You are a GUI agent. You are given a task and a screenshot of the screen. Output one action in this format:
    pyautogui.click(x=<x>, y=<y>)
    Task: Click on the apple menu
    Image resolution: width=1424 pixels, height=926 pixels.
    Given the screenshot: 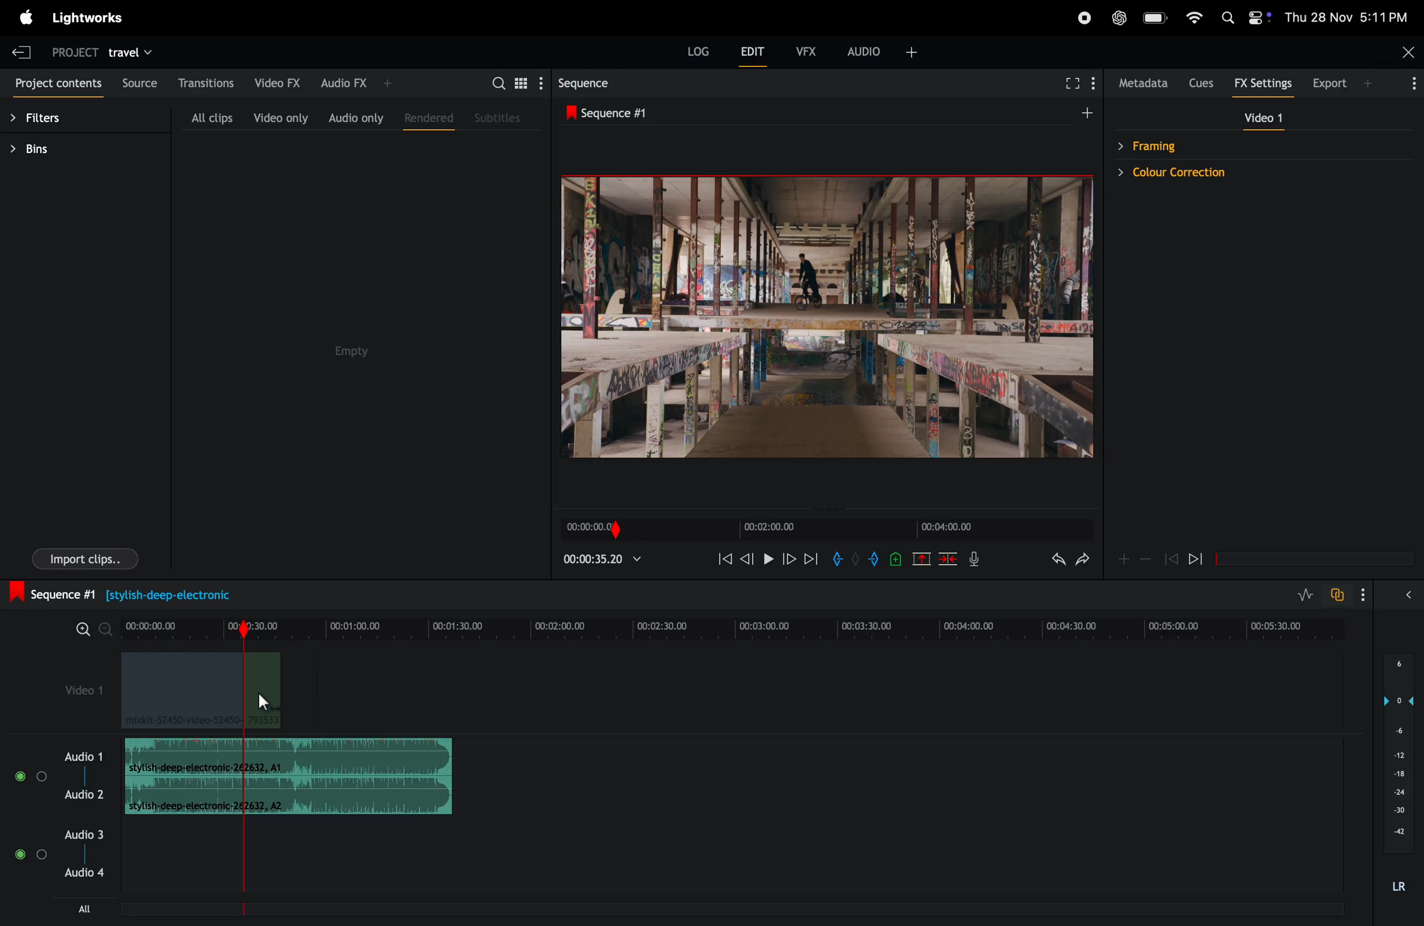 What is the action you would take?
    pyautogui.click(x=25, y=17)
    